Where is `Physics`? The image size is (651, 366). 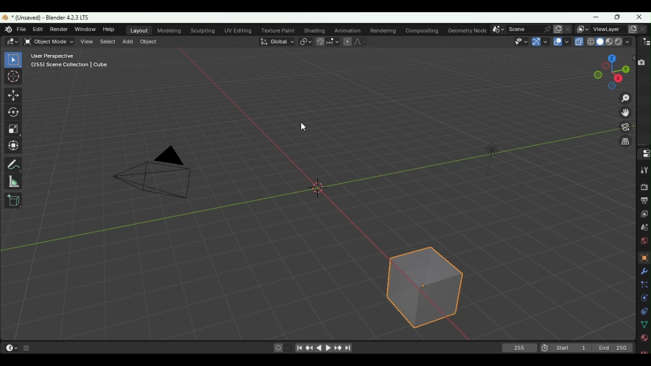
Physics is located at coordinates (645, 299).